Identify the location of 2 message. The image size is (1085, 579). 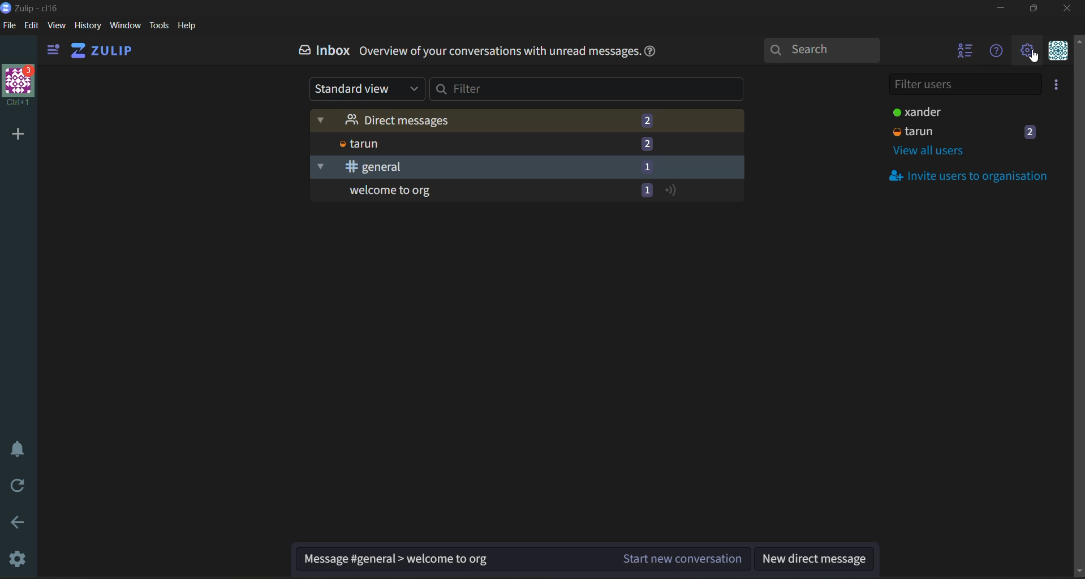
(1030, 132).